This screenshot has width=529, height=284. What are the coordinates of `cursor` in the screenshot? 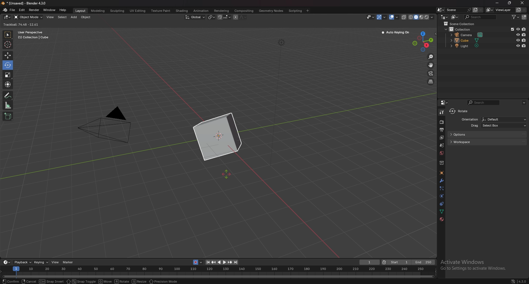 It's located at (227, 175).